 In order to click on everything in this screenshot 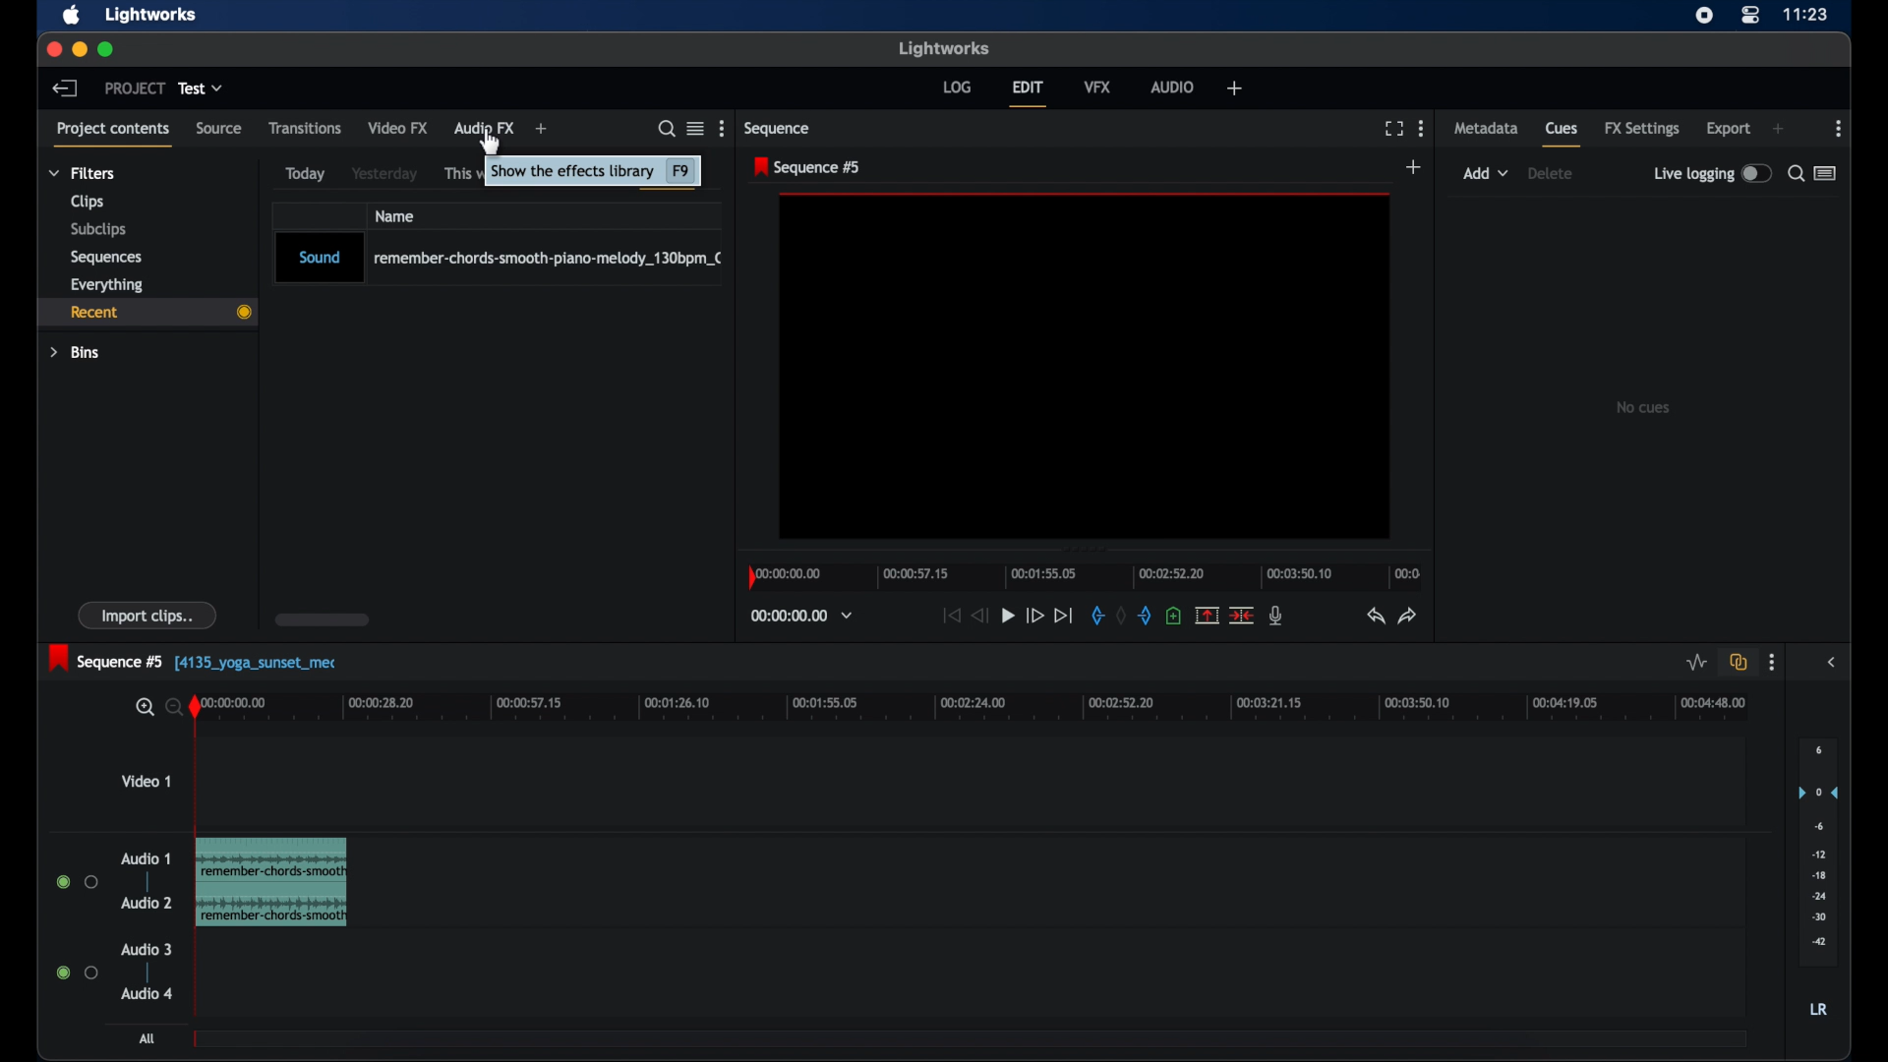, I will do `click(106, 284)`.